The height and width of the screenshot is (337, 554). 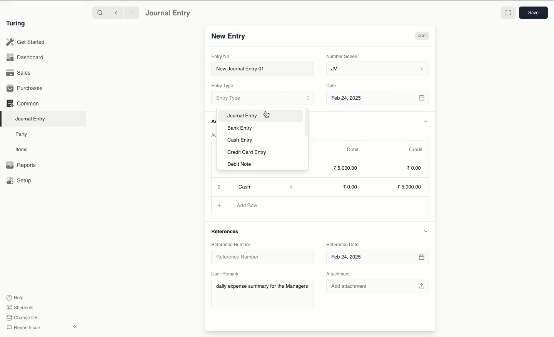 I want to click on Add, so click(x=219, y=186).